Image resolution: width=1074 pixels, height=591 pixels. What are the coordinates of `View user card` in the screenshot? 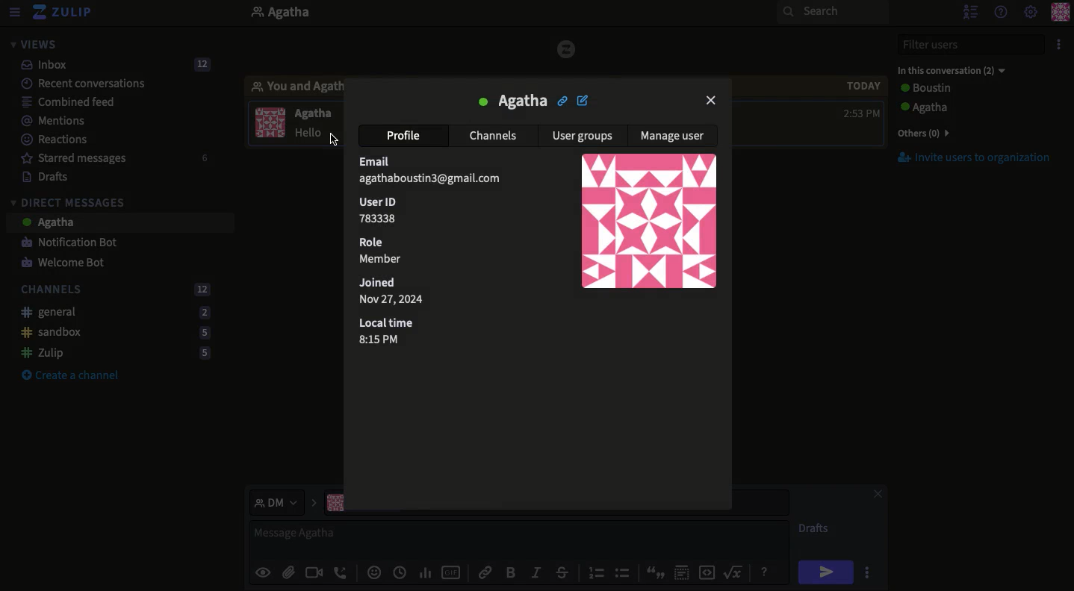 It's located at (270, 122).